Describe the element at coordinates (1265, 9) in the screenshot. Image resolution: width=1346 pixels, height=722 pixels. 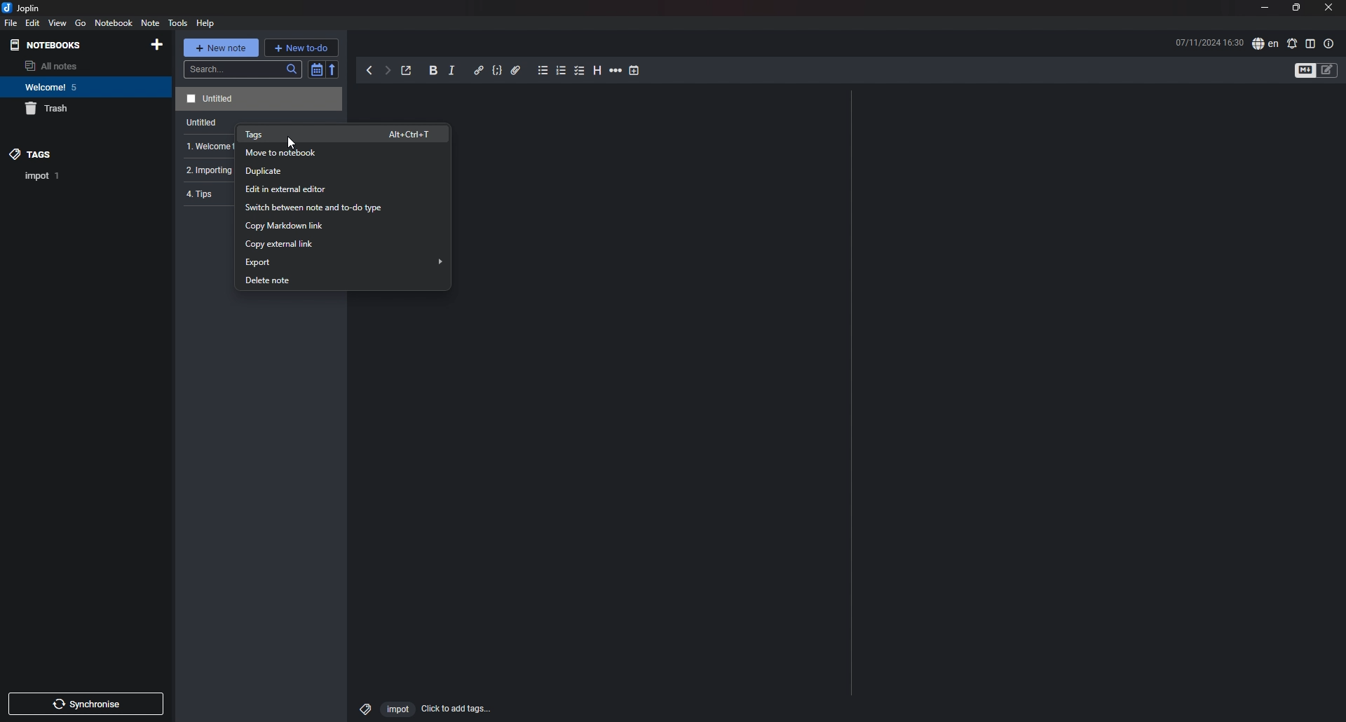
I see `minimize` at that location.